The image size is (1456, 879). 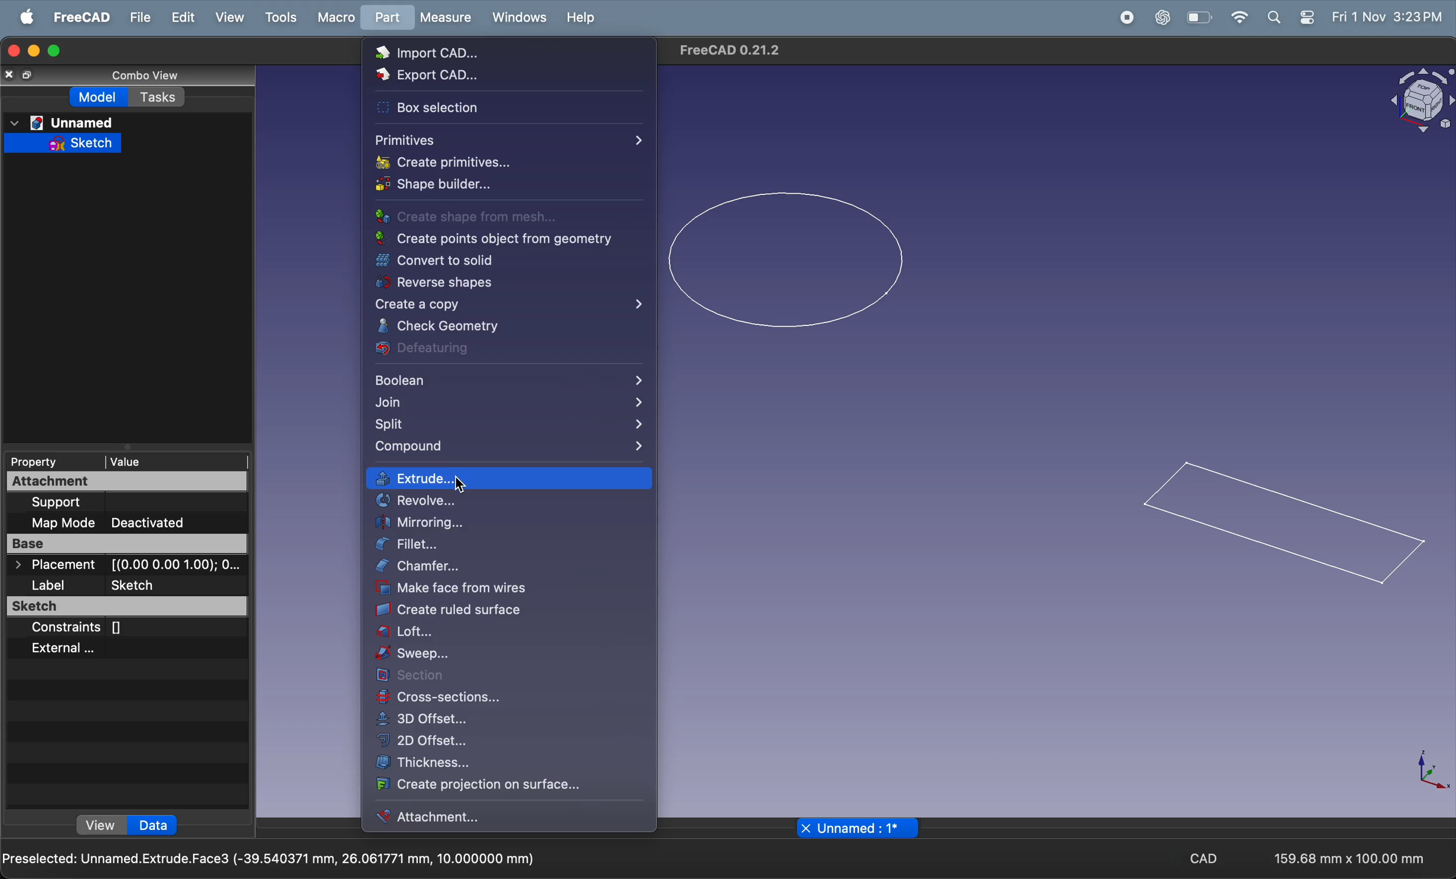 I want to click on closing window, so click(x=12, y=51).